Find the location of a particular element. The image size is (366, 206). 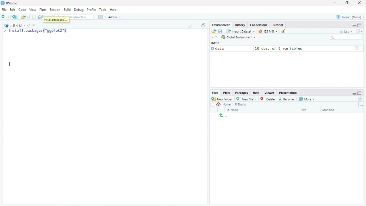

Plots is located at coordinates (226, 93).